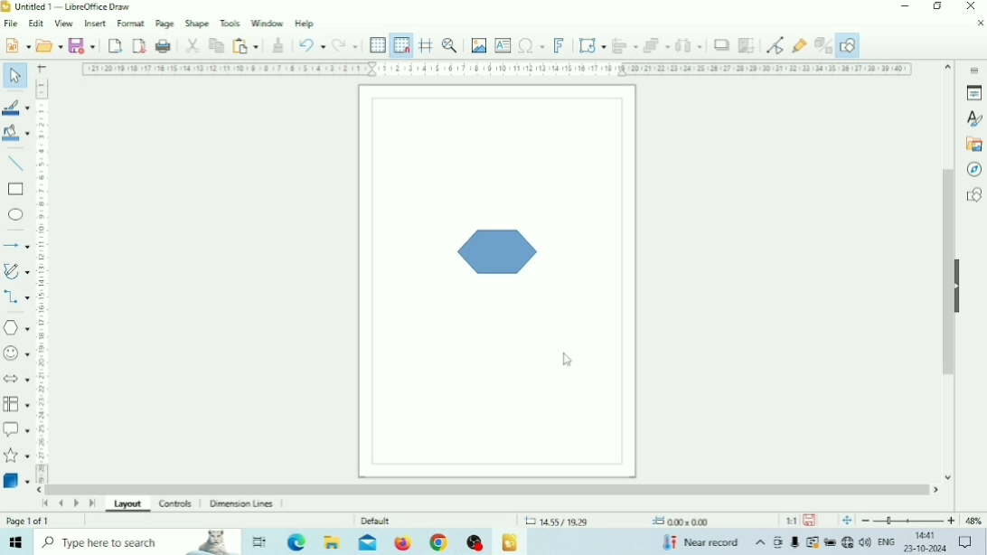  Describe the element at coordinates (926, 549) in the screenshot. I see `Date` at that location.